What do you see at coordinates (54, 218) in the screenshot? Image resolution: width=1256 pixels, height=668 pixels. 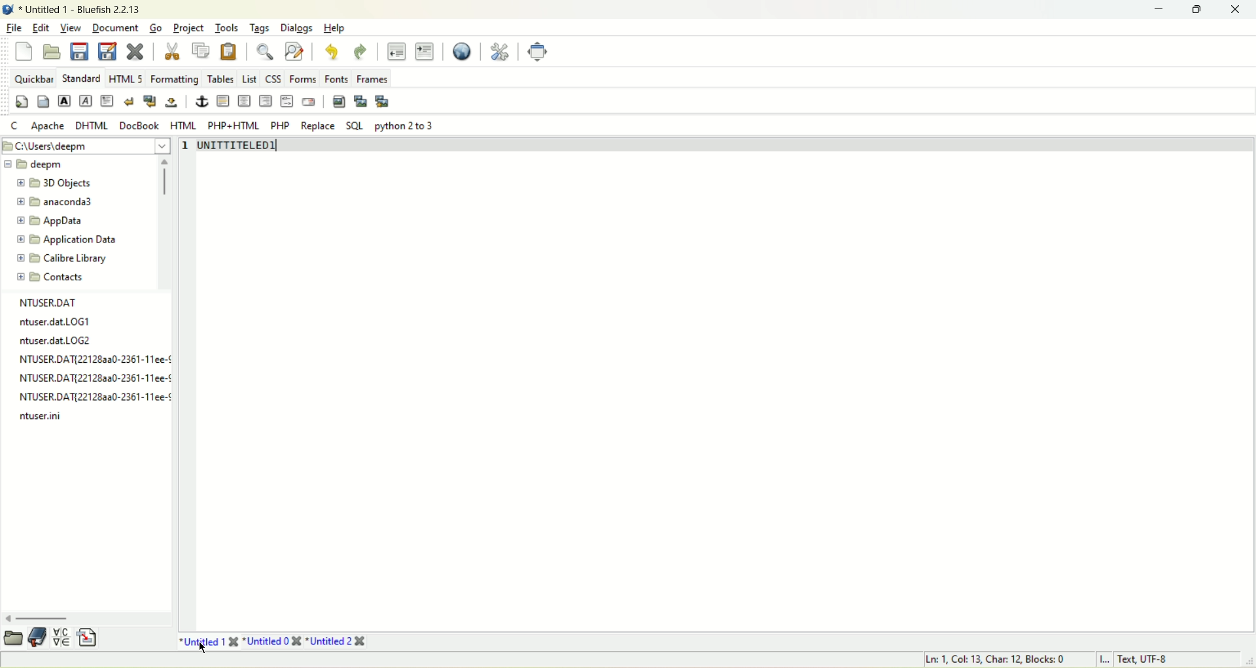 I see `appdata` at bounding box center [54, 218].